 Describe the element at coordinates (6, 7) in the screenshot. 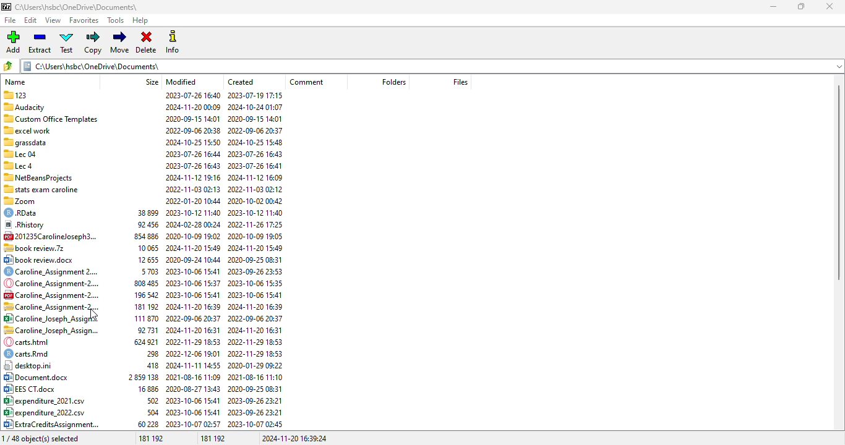

I see `logo` at that location.